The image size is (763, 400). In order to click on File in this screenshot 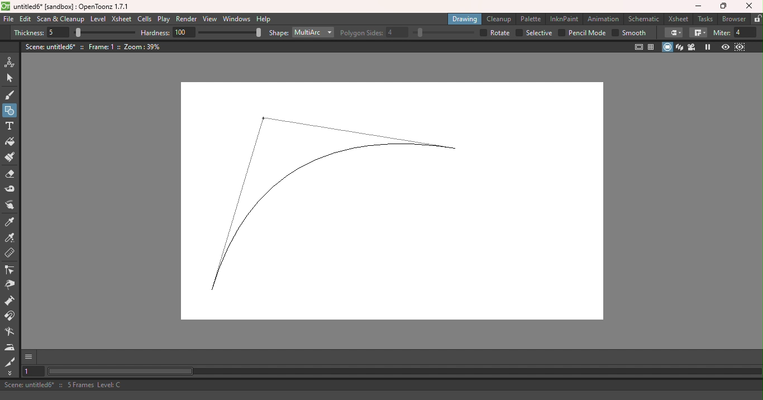, I will do `click(8, 20)`.